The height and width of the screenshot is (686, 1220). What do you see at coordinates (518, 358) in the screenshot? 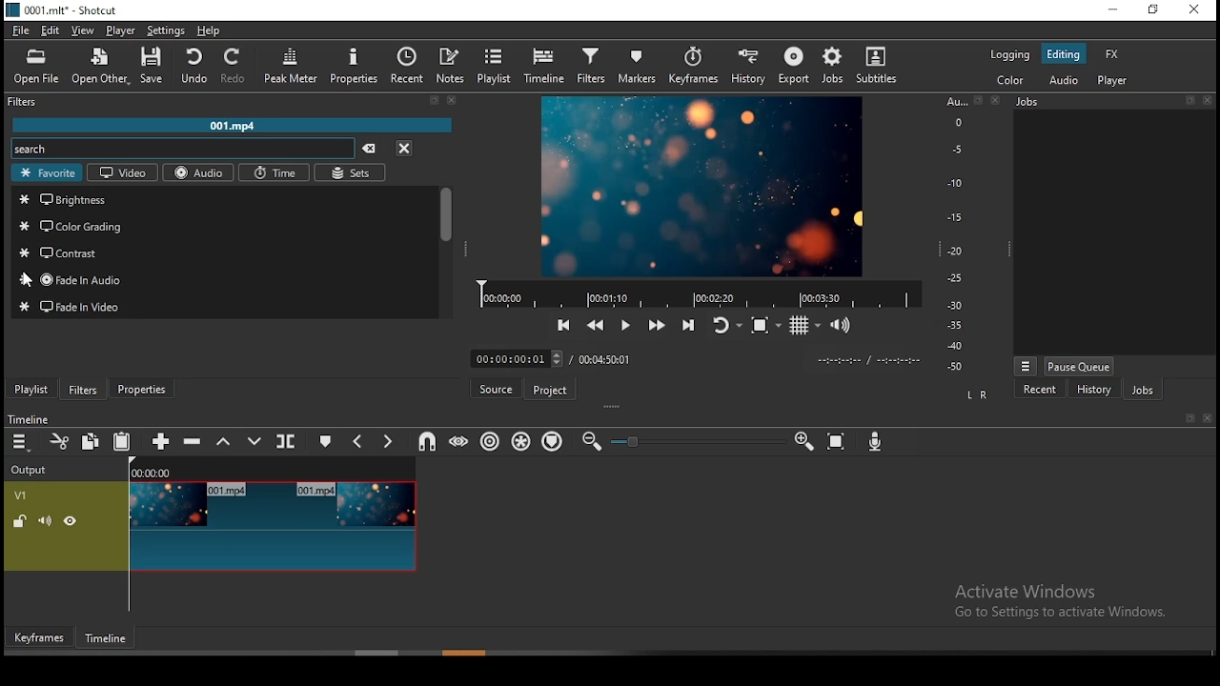
I see `elapsed time` at bounding box center [518, 358].